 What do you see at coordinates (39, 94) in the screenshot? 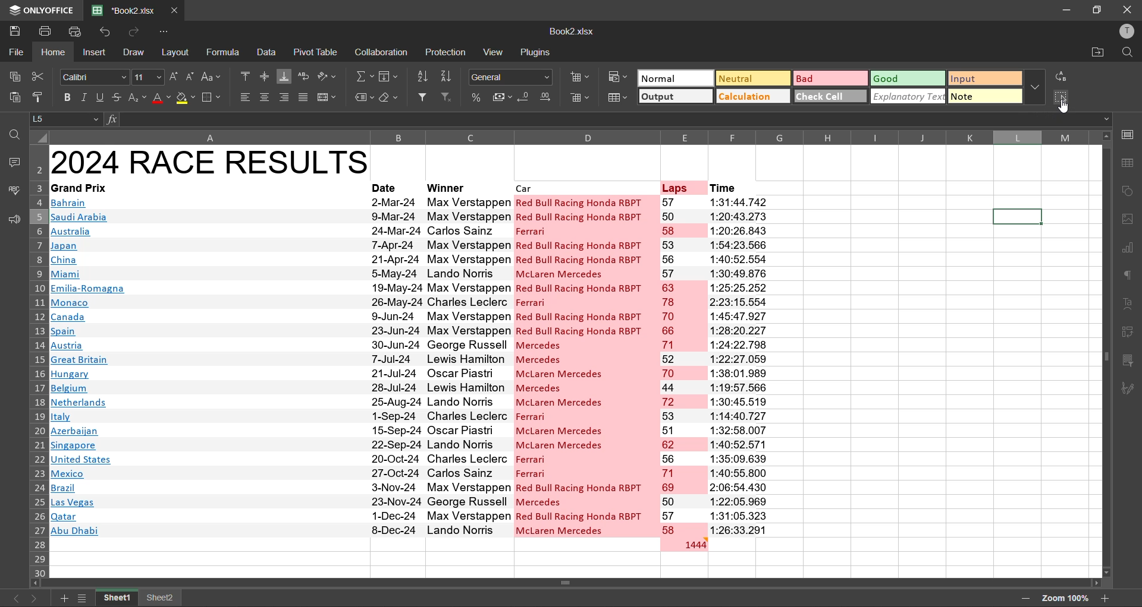
I see `copy style` at bounding box center [39, 94].